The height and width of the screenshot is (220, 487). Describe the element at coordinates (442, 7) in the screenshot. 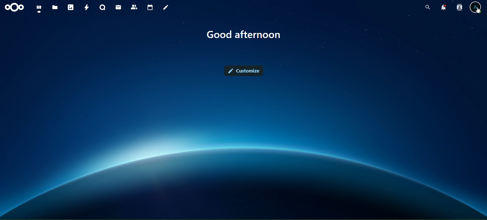

I see `notifications` at that location.